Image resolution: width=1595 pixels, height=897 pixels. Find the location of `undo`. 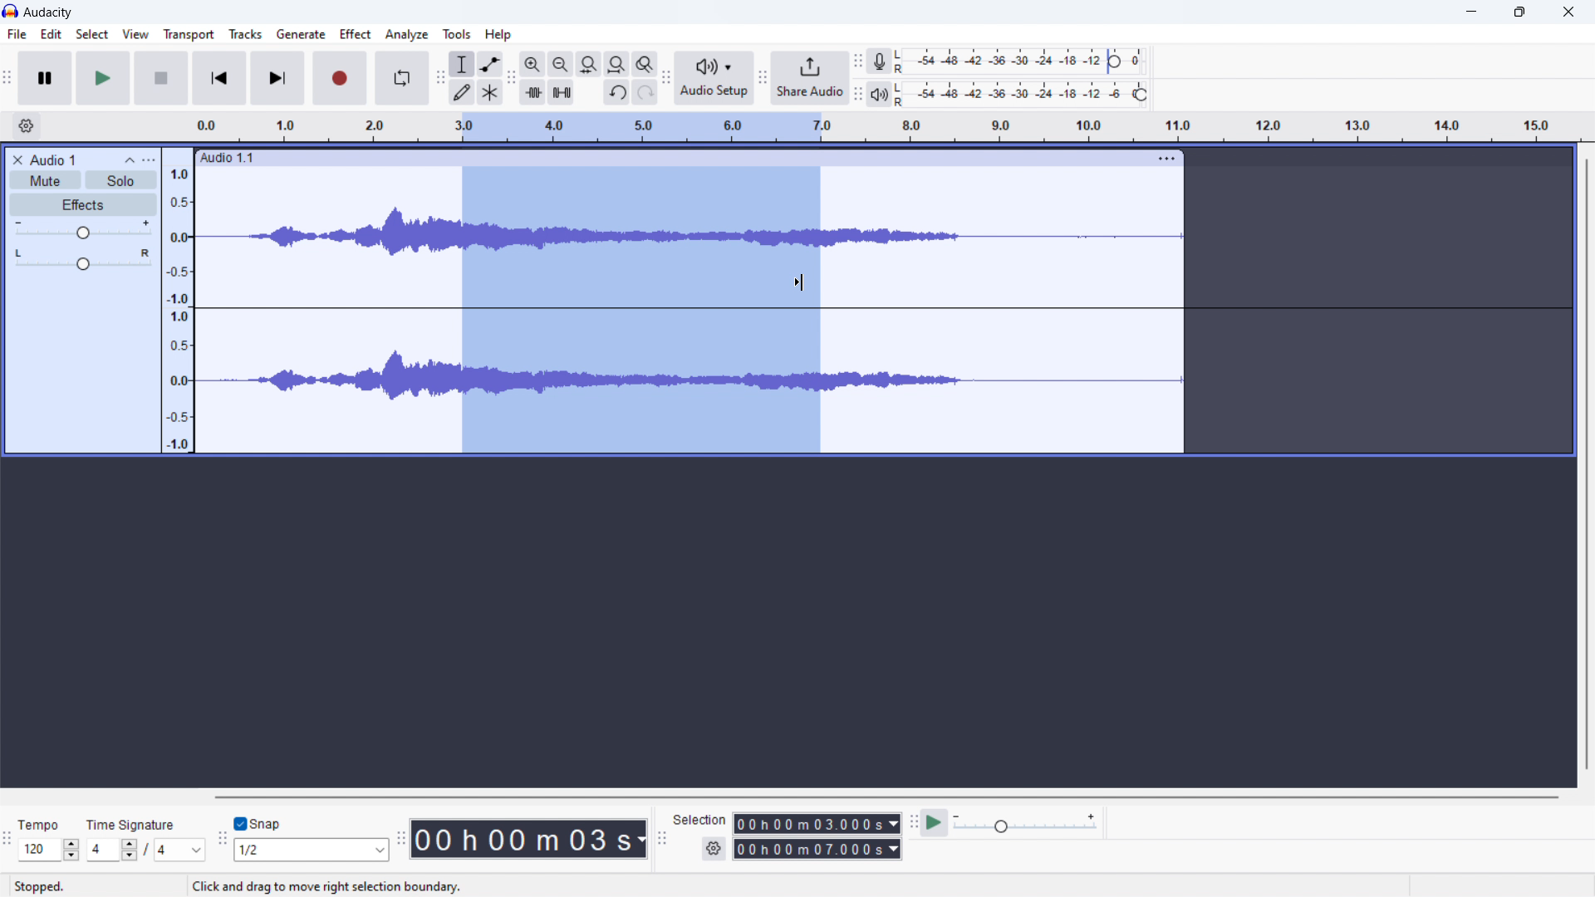

undo is located at coordinates (617, 91).